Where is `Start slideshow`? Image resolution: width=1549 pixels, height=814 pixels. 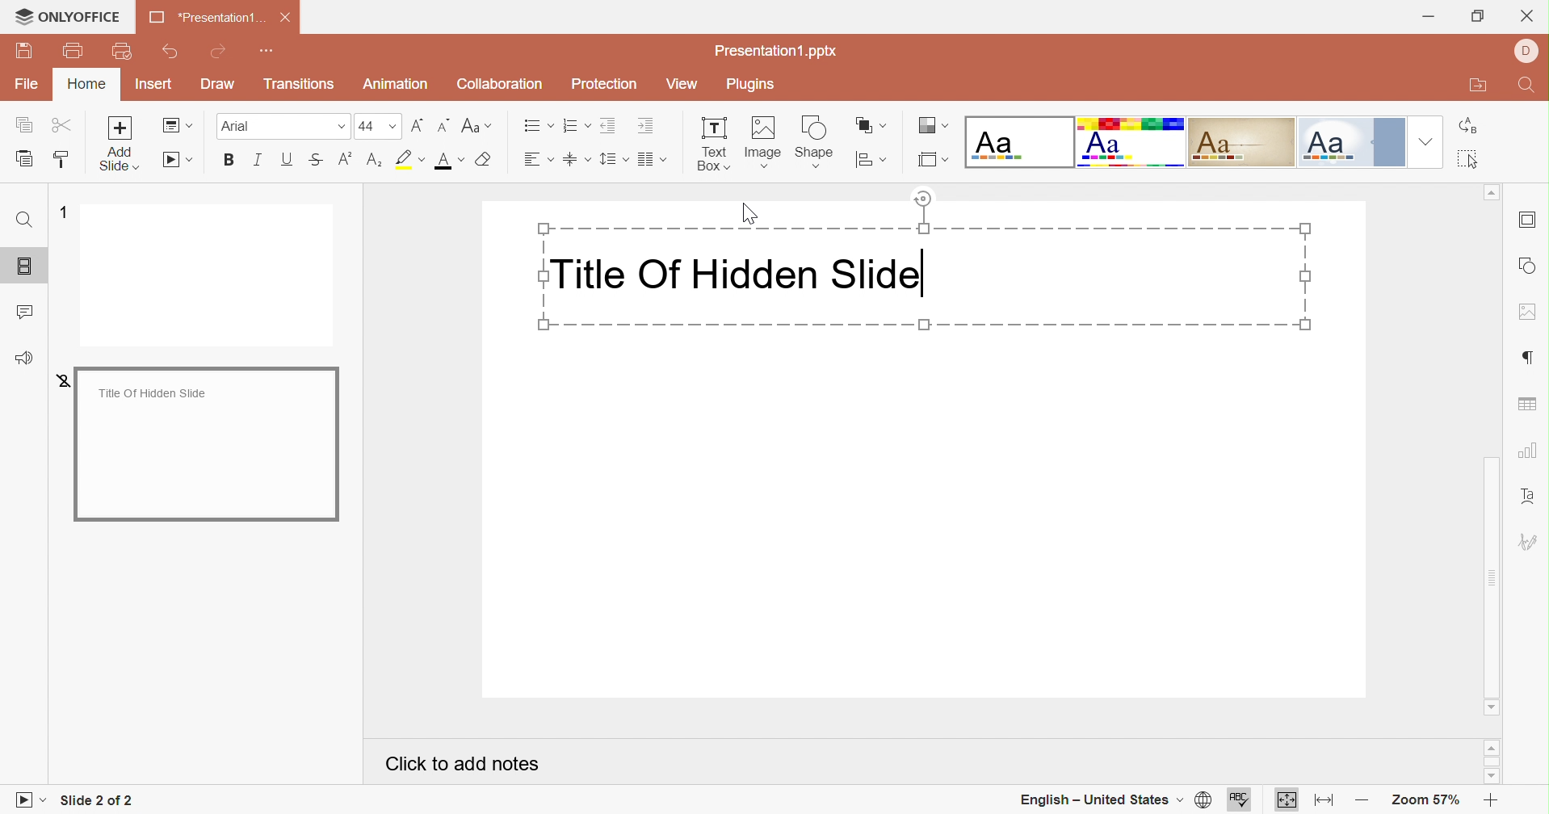
Start slideshow is located at coordinates (176, 161).